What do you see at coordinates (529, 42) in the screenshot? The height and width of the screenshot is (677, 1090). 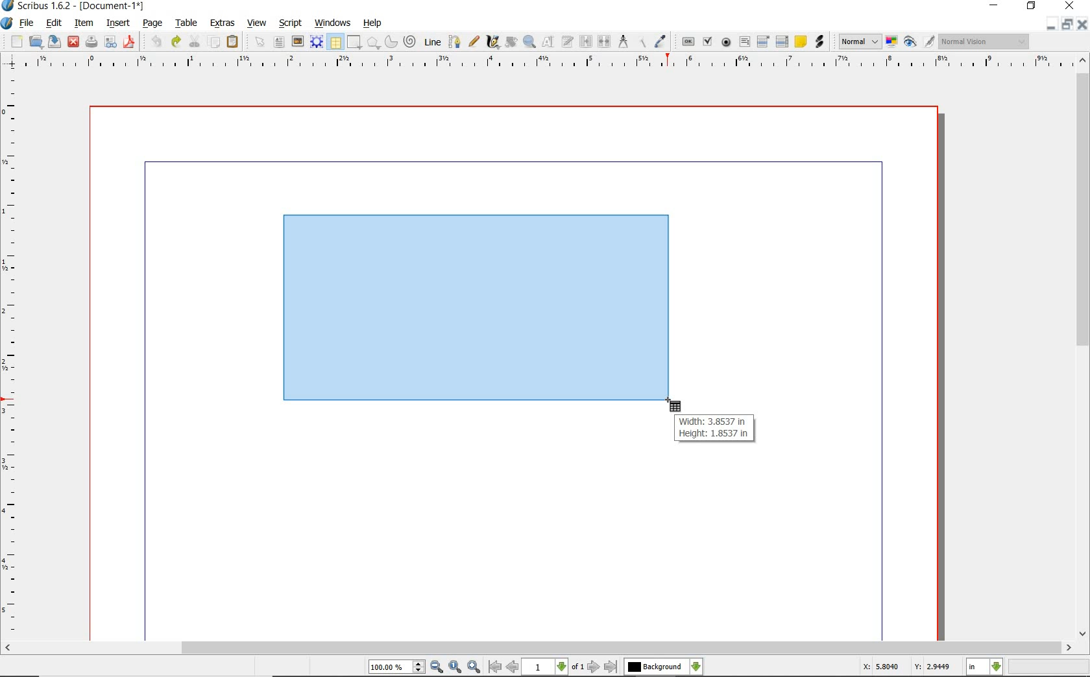 I see `zoom in or out` at bounding box center [529, 42].